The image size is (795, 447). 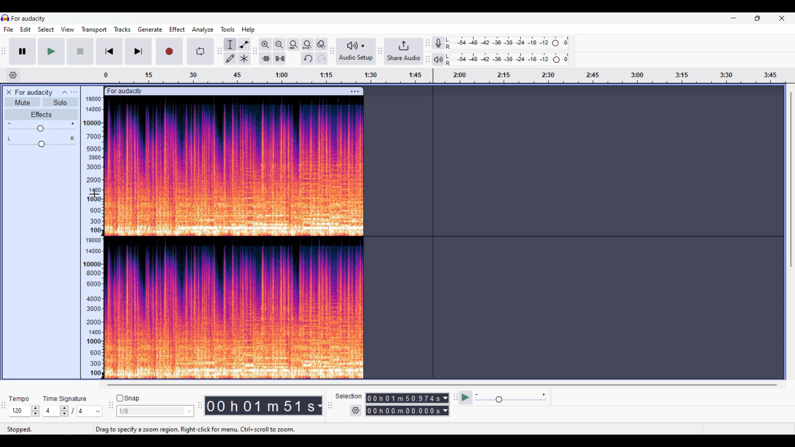 What do you see at coordinates (441, 385) in the screenshot?
I see `Horizontal slide bar` at bounding box center [441, 385].